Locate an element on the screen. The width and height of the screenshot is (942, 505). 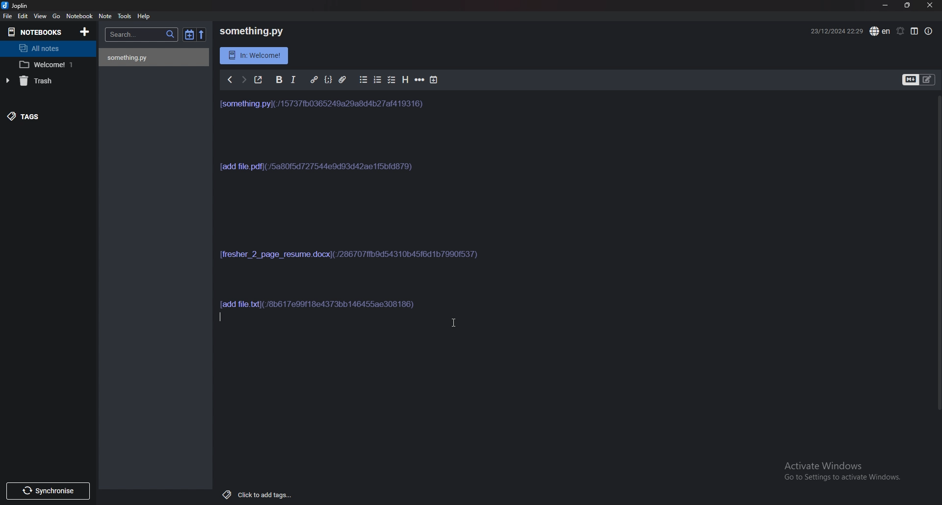
Resize is located at coordinates (909, 5).